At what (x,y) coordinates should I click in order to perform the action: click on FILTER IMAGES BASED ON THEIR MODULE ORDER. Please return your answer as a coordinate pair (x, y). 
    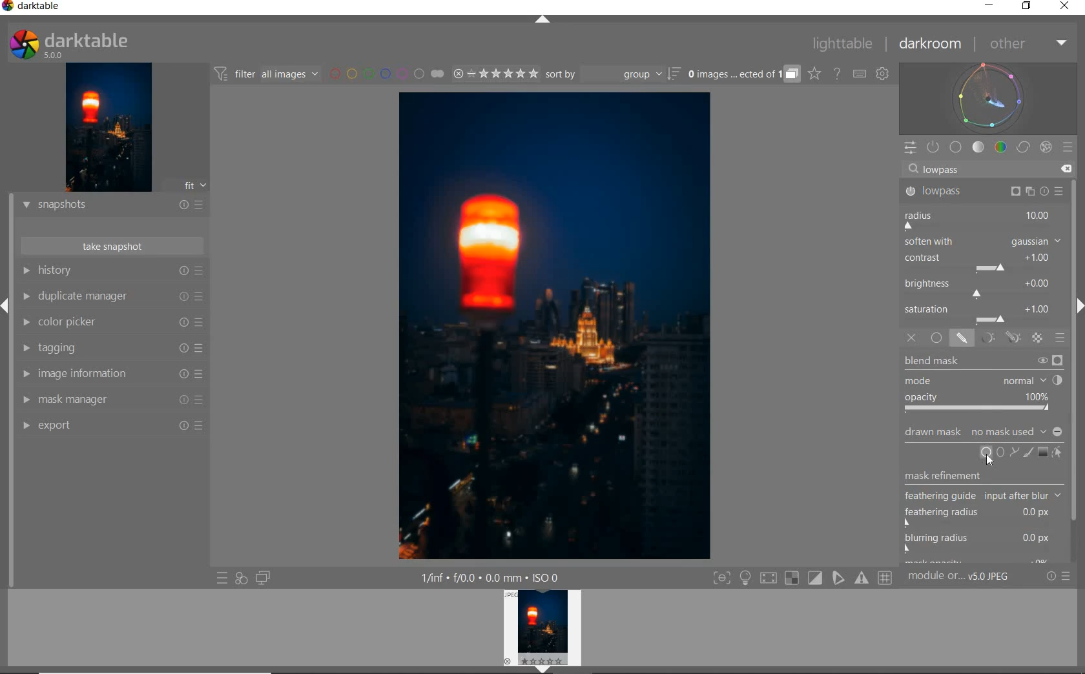
    Looking at the image, I should click on (268, 74).